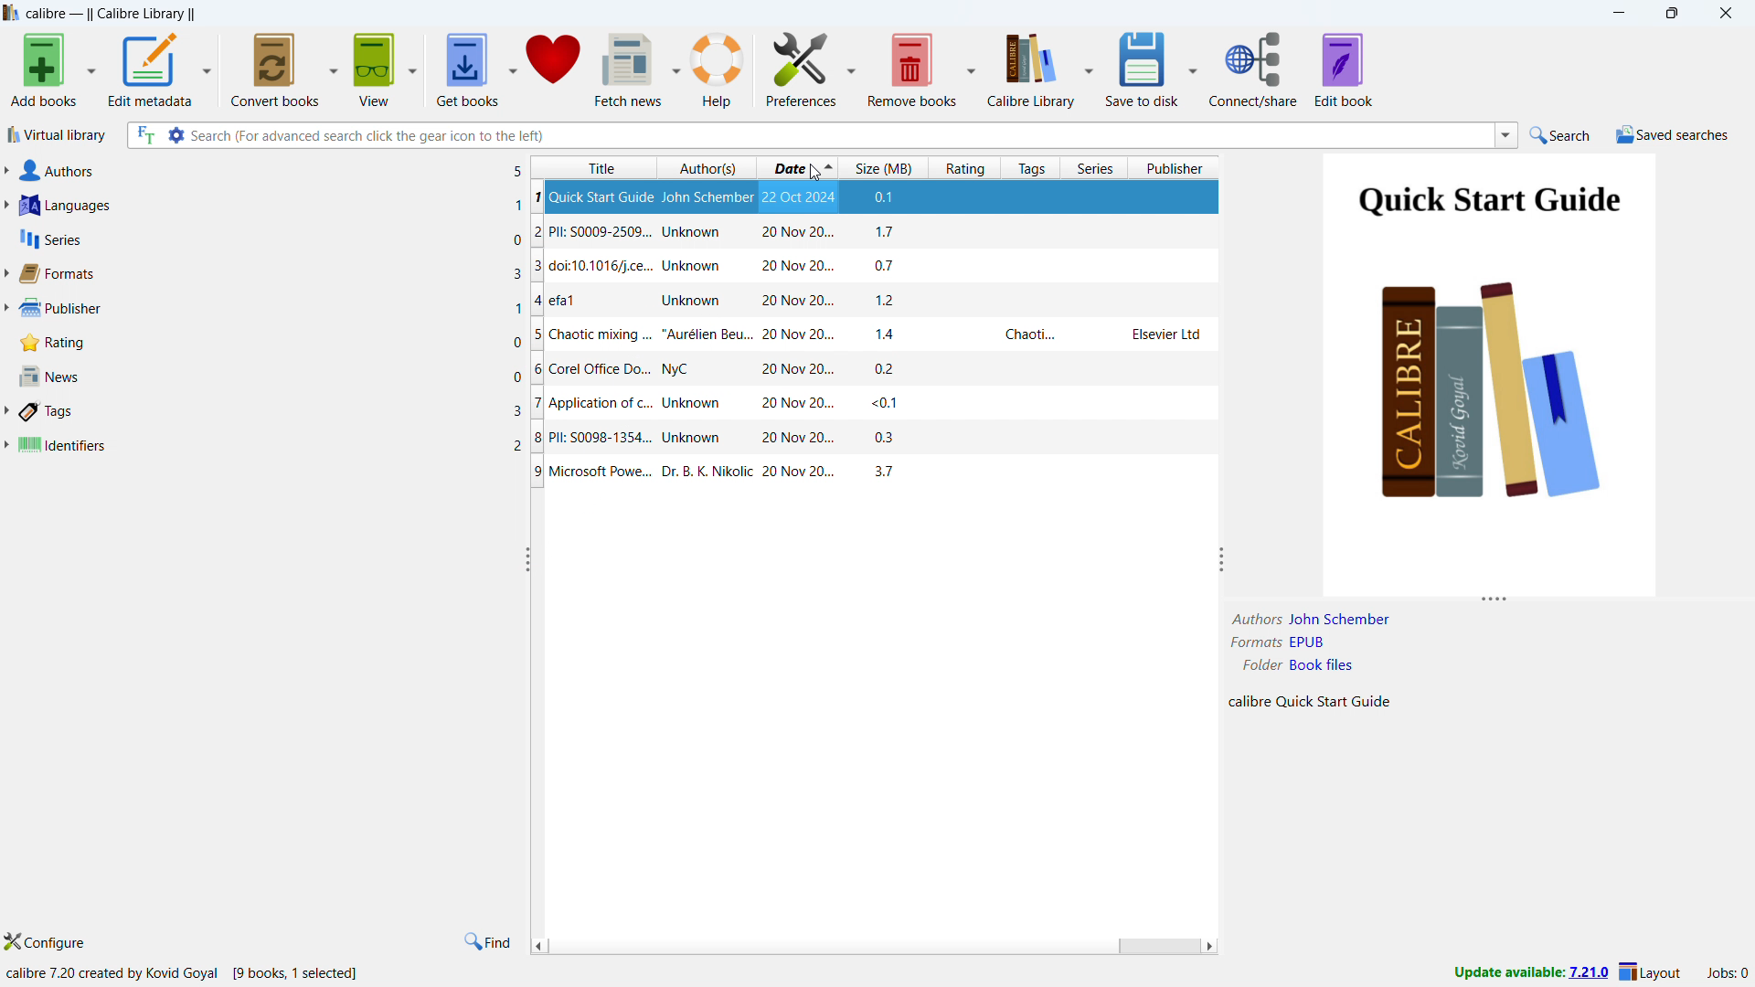 The width and height of the screenshot is (1755, 987). Describe the element at coordinates (1309, 642) in the screenshot. I see `EPUB` at that location.